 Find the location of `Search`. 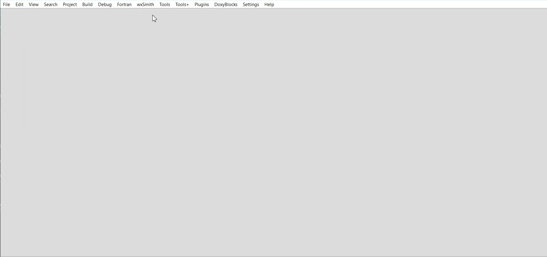

Search is located at coordinates (51, 4).